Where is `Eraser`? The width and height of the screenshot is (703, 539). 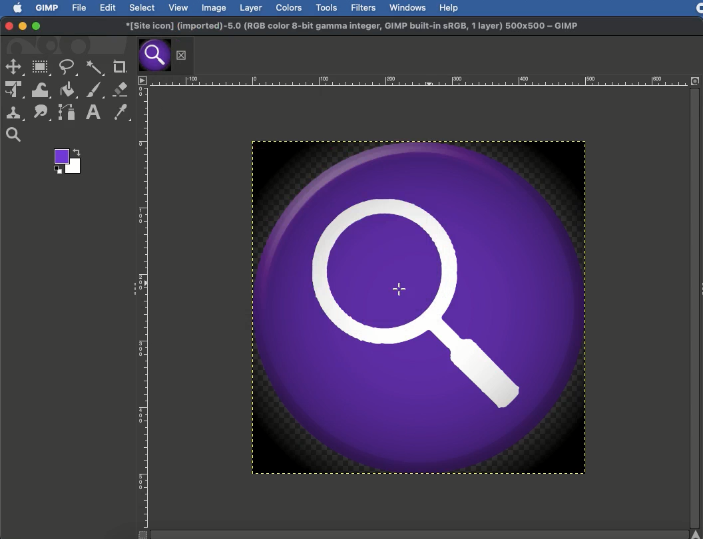 Eraser is located at coordinates (120, 89).